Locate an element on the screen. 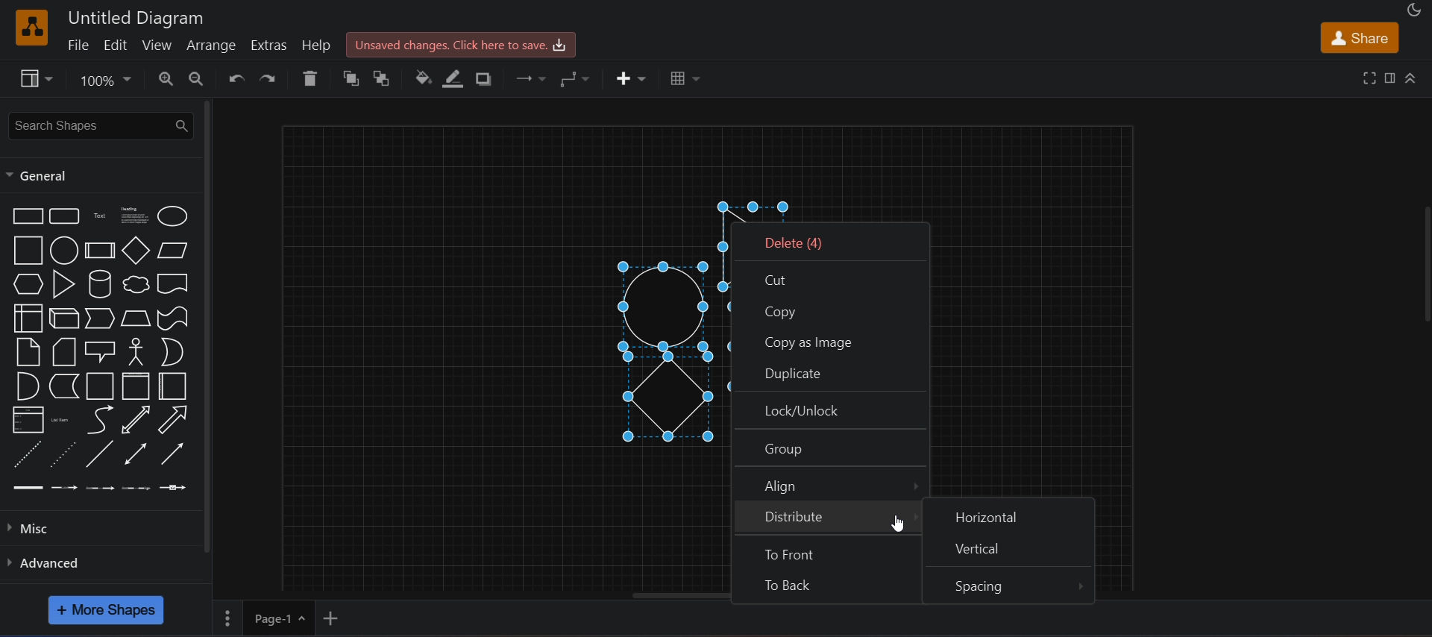 The height and width of the screenshot is (637, 1432). table is located at coordinates (682, 78).